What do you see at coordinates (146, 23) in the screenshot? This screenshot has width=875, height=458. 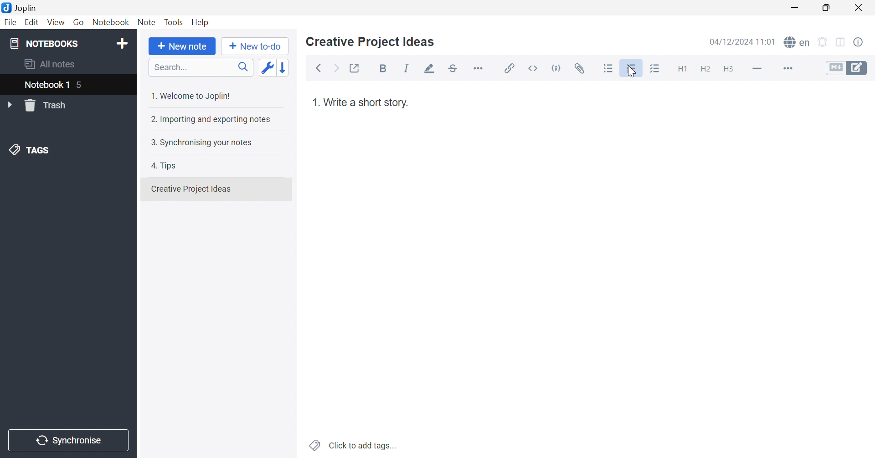 I see `Note` at bounding box center [146, 23].